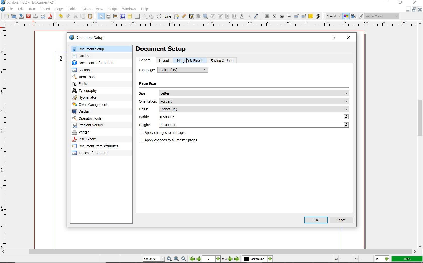 This screenshot has width=423, height=263. I want to click on printer, so click(82, 132).